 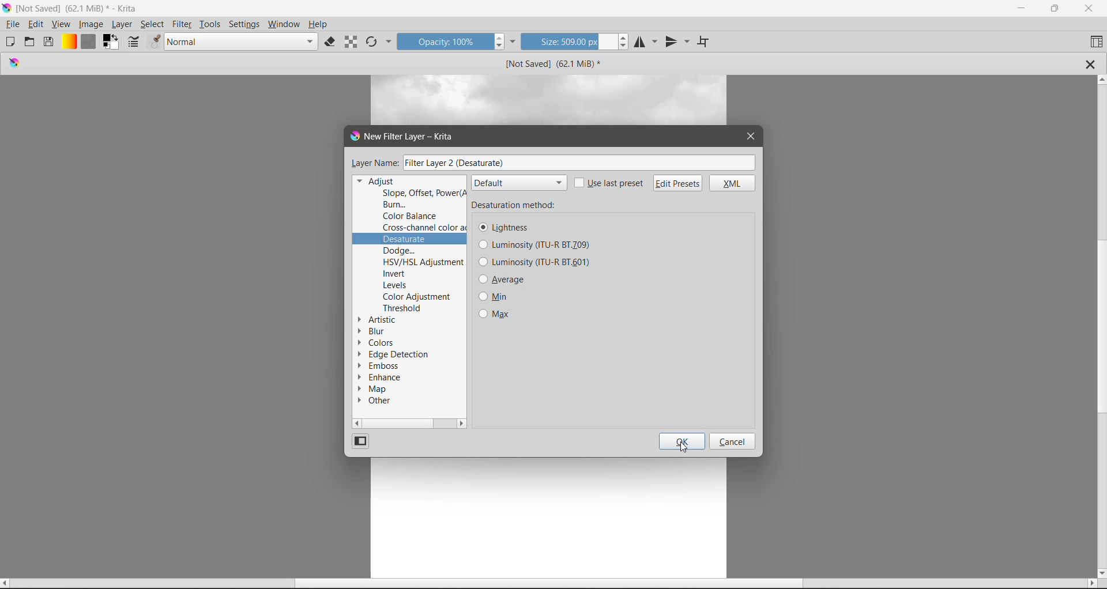 I want to click on Image, so click(x=92, y=24).